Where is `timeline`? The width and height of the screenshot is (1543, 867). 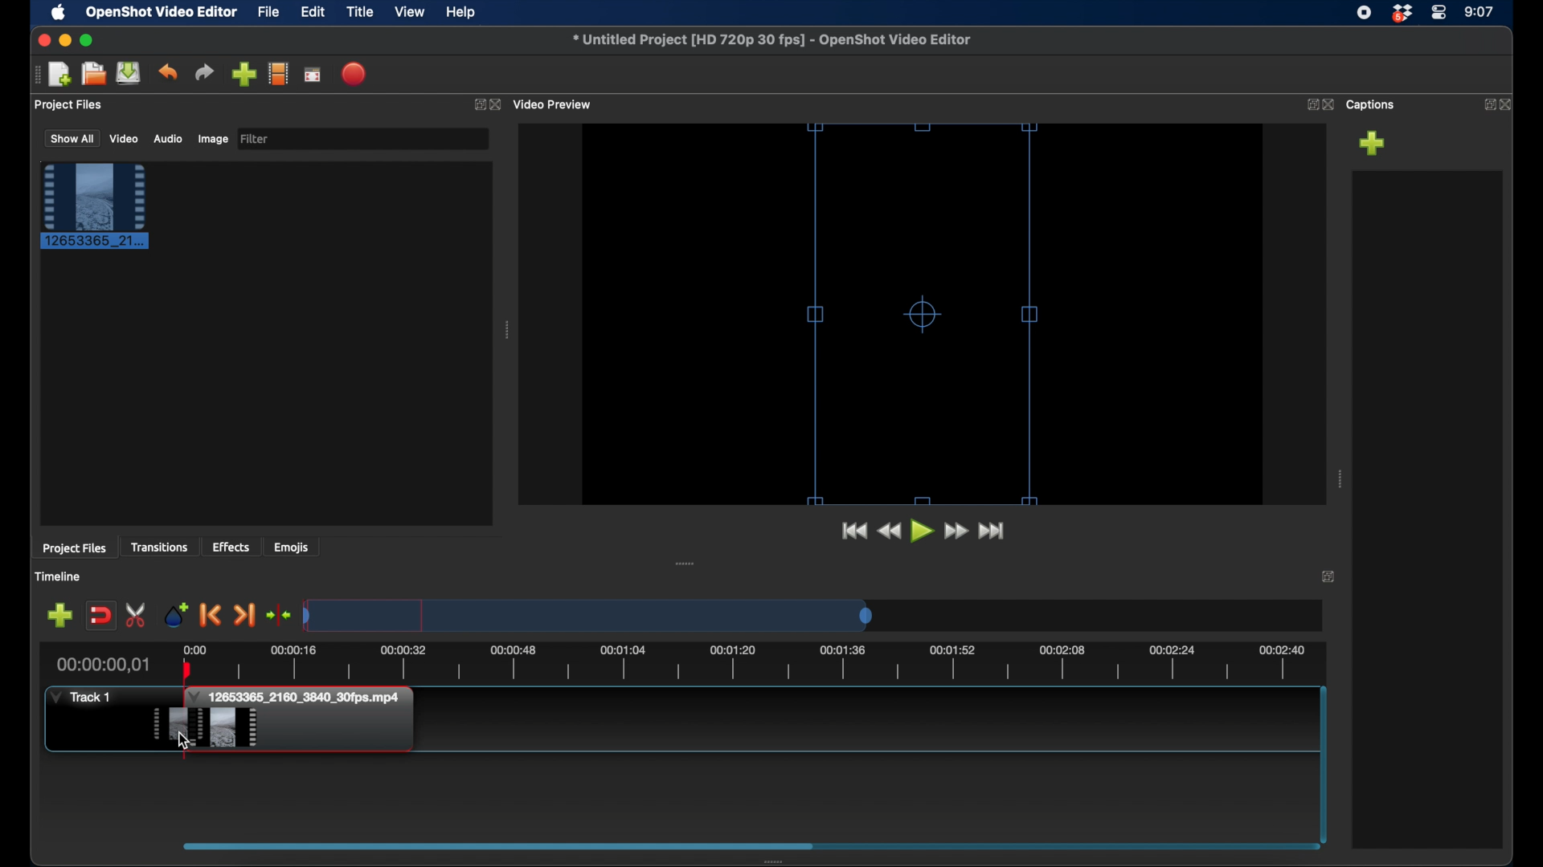
timeline is located at coordinates (769, 664).